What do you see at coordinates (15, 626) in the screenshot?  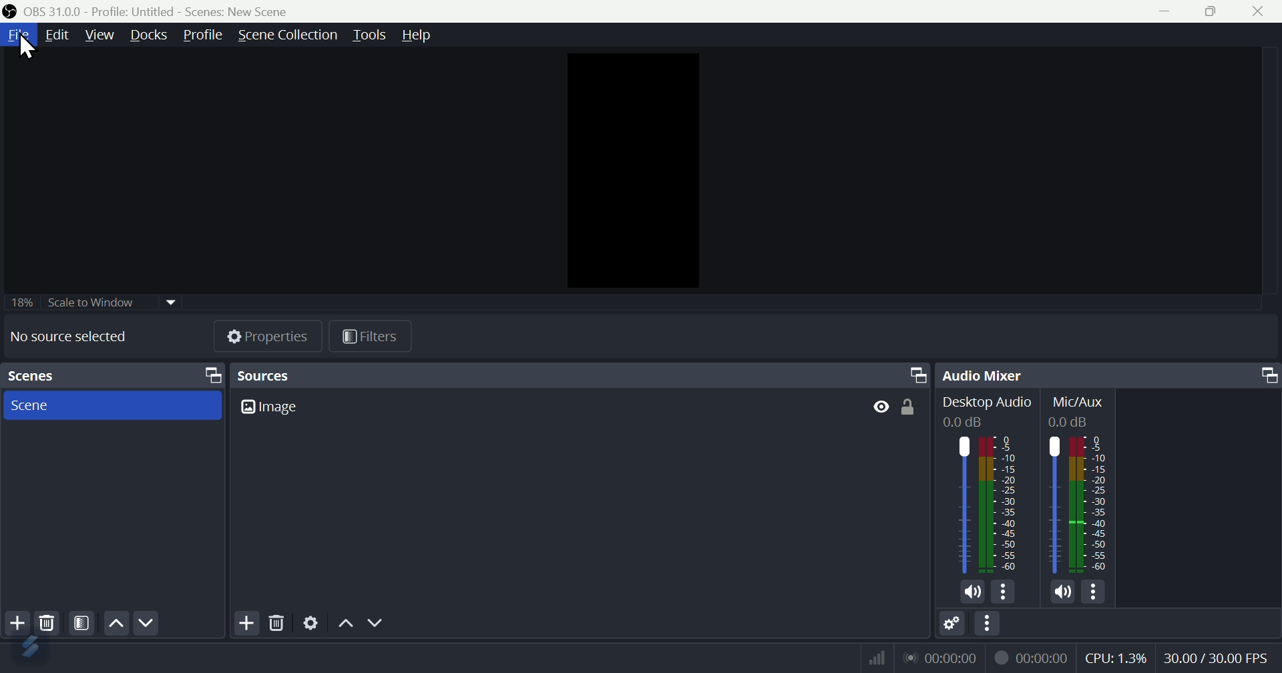 I see `Add` at bounding box center [15, 626].